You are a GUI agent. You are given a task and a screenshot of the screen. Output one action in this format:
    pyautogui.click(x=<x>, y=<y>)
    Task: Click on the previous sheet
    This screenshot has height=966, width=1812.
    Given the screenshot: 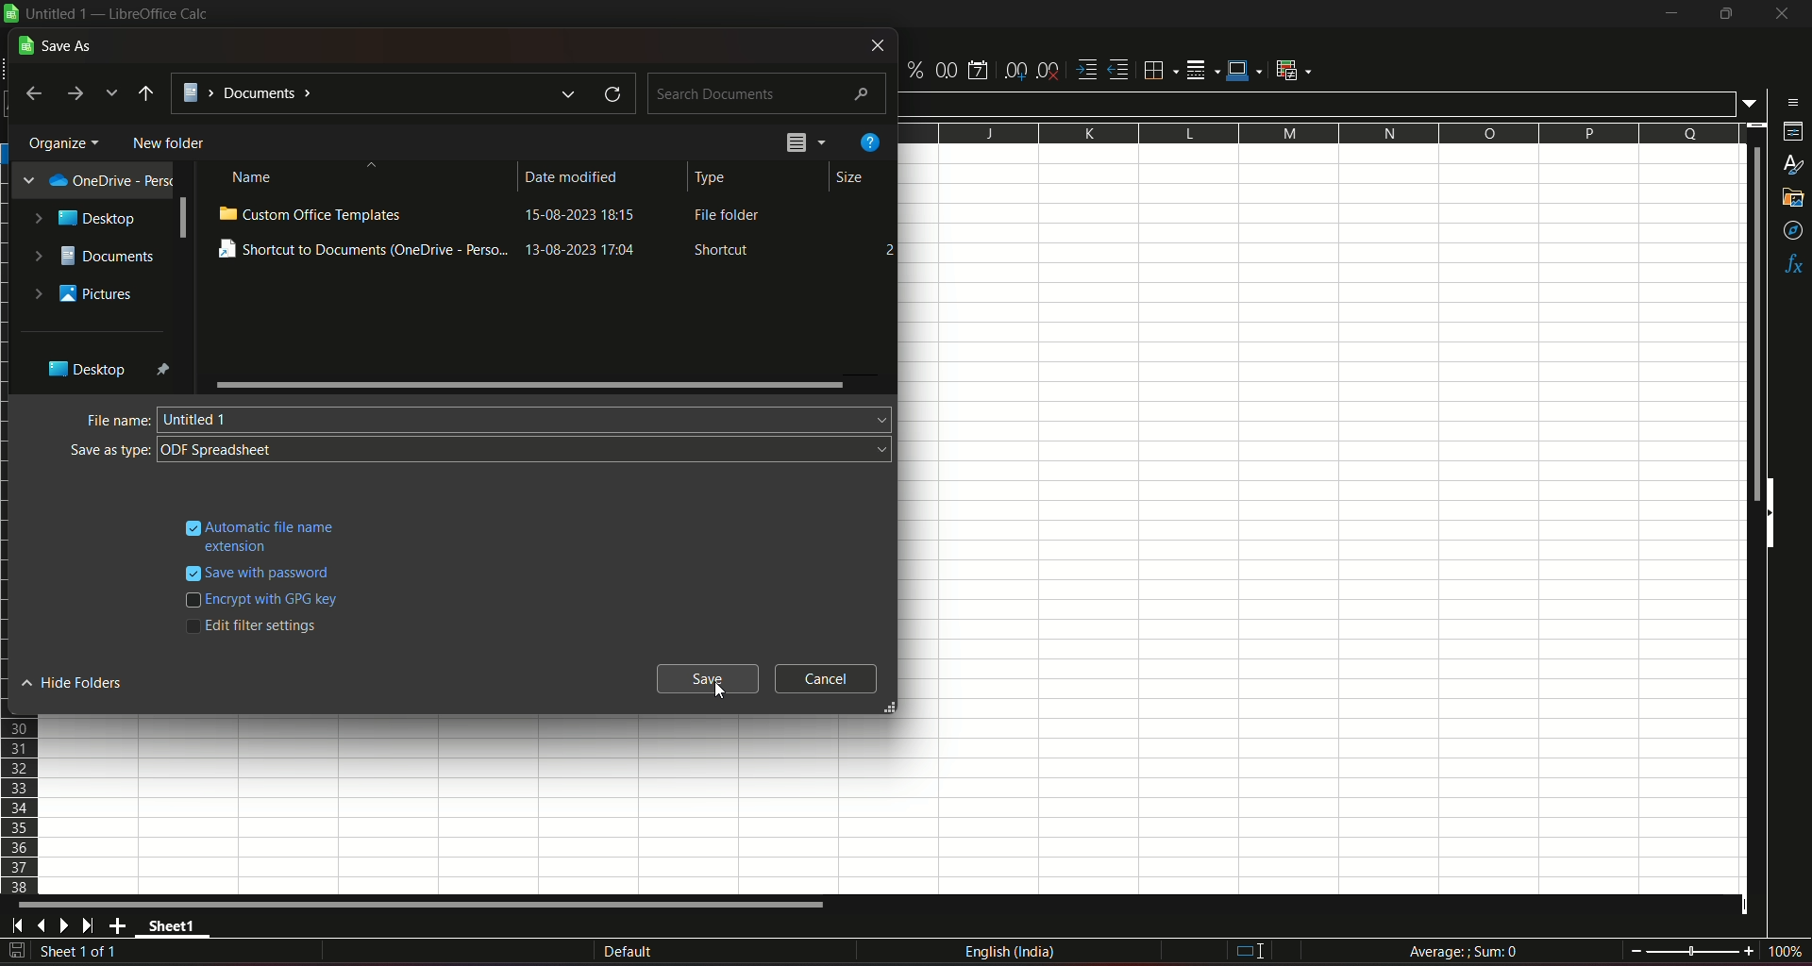 What is the action you would take?
    pyautogui.click(x=43, y=927)
    